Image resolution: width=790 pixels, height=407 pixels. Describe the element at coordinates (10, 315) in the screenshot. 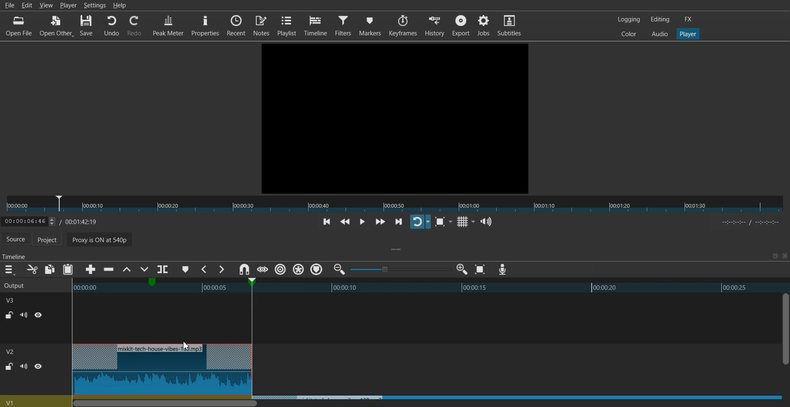

I see `Lock / UnLock` at that location.